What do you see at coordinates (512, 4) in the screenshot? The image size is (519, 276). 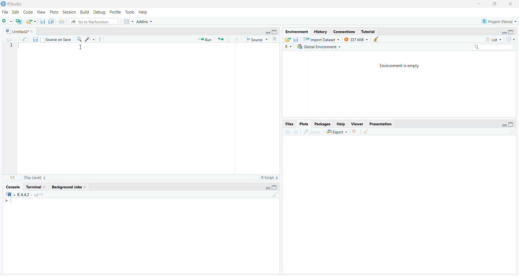 I see `close` at bounding box center [512, 4].